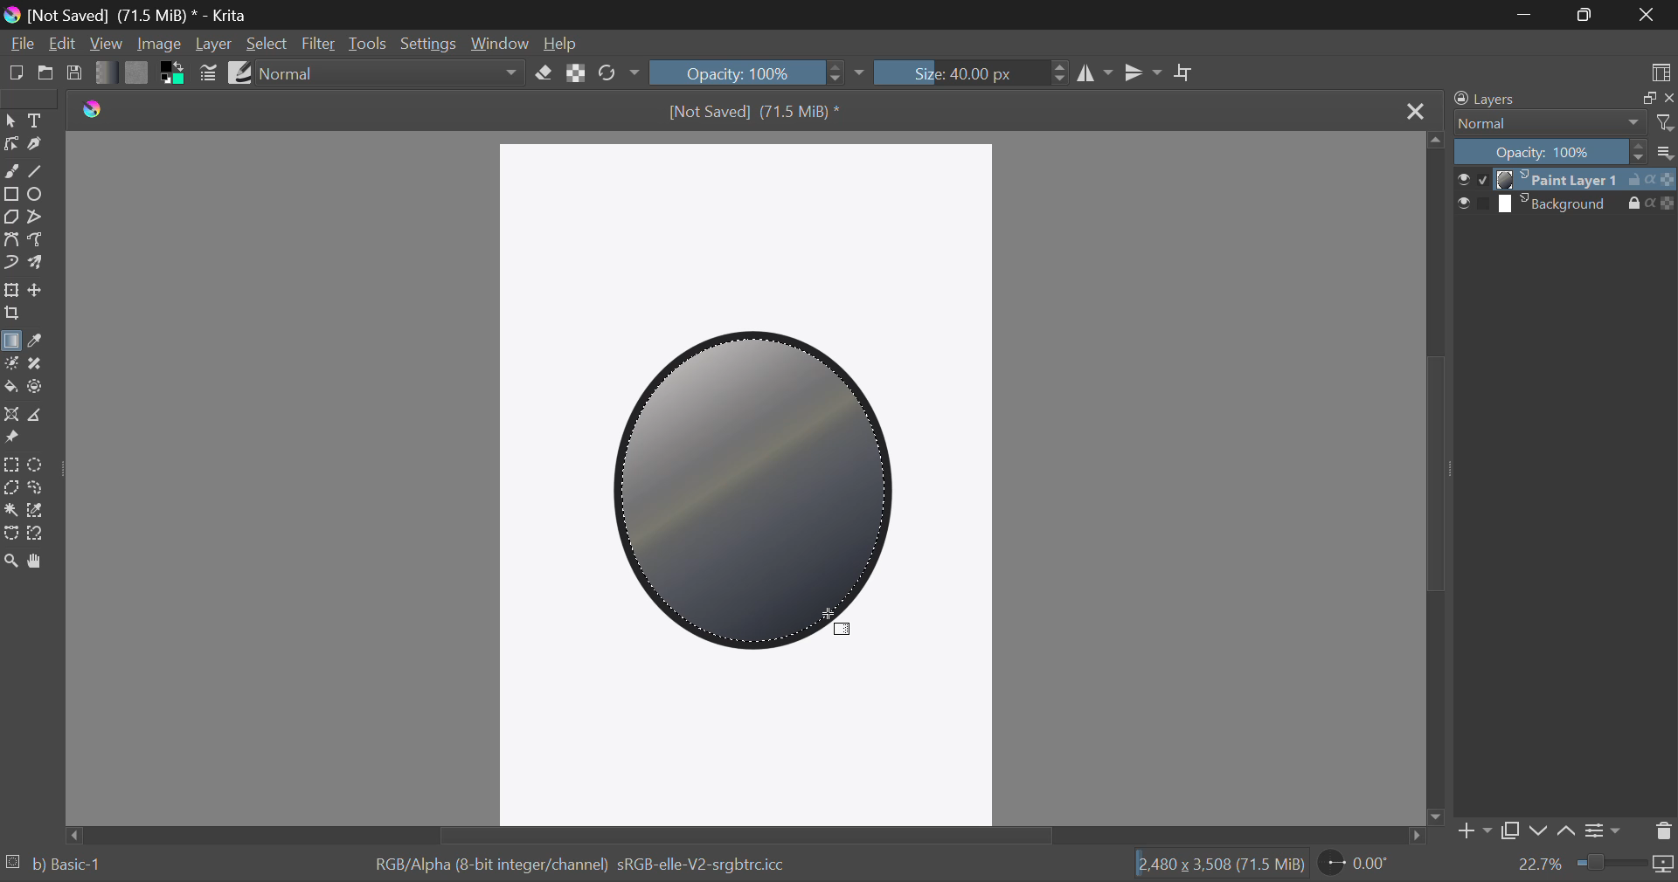 The width and height of the screenshot is (1678, 882). What do you see at coordinates (92, 112) in the screenshot?
I see `logo` at bounding box center [92, 112].